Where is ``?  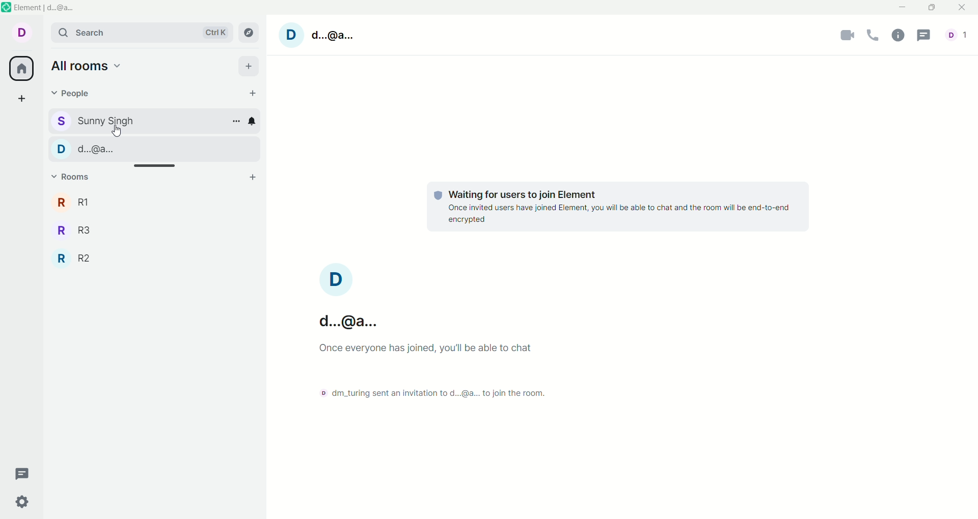  is located at coordinates (345, 323).